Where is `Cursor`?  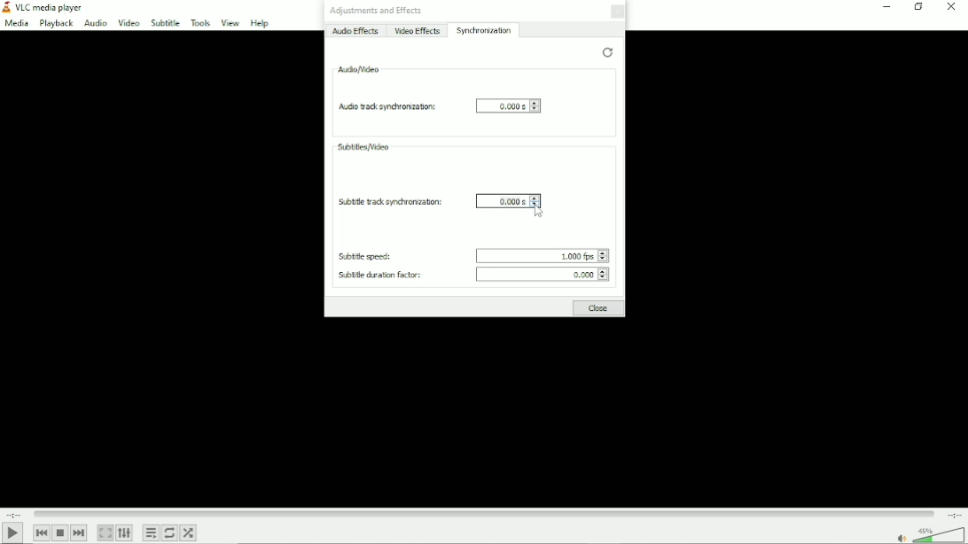 Cursor is located at coordinates (540, 212).